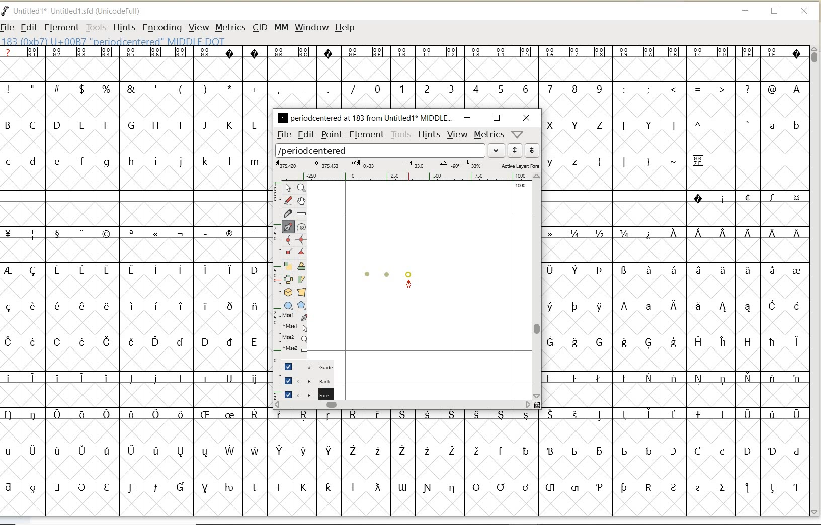  What do you see at coordinates (302, 278) in the screenshot?
I see `skew the selection` at bounding box center [302, 278].